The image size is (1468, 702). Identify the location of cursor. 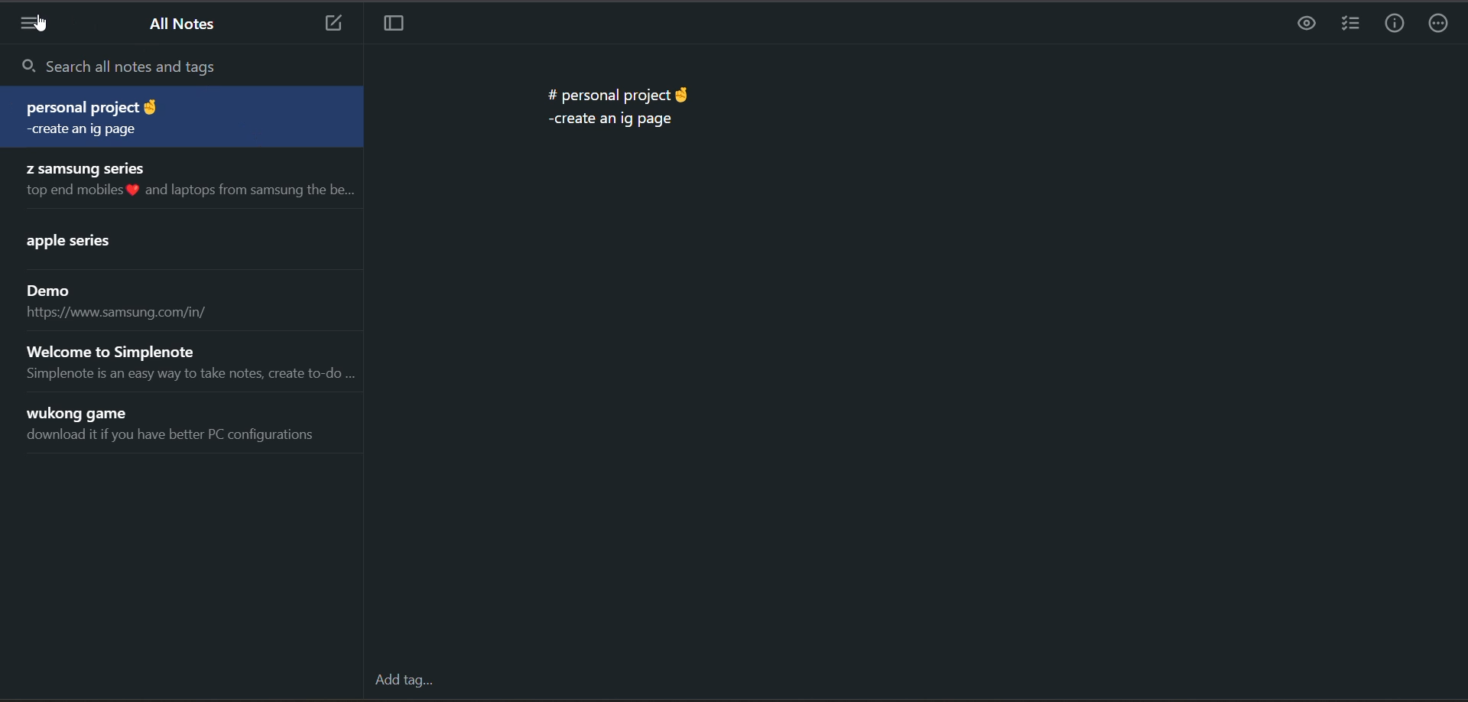
(40, 23).